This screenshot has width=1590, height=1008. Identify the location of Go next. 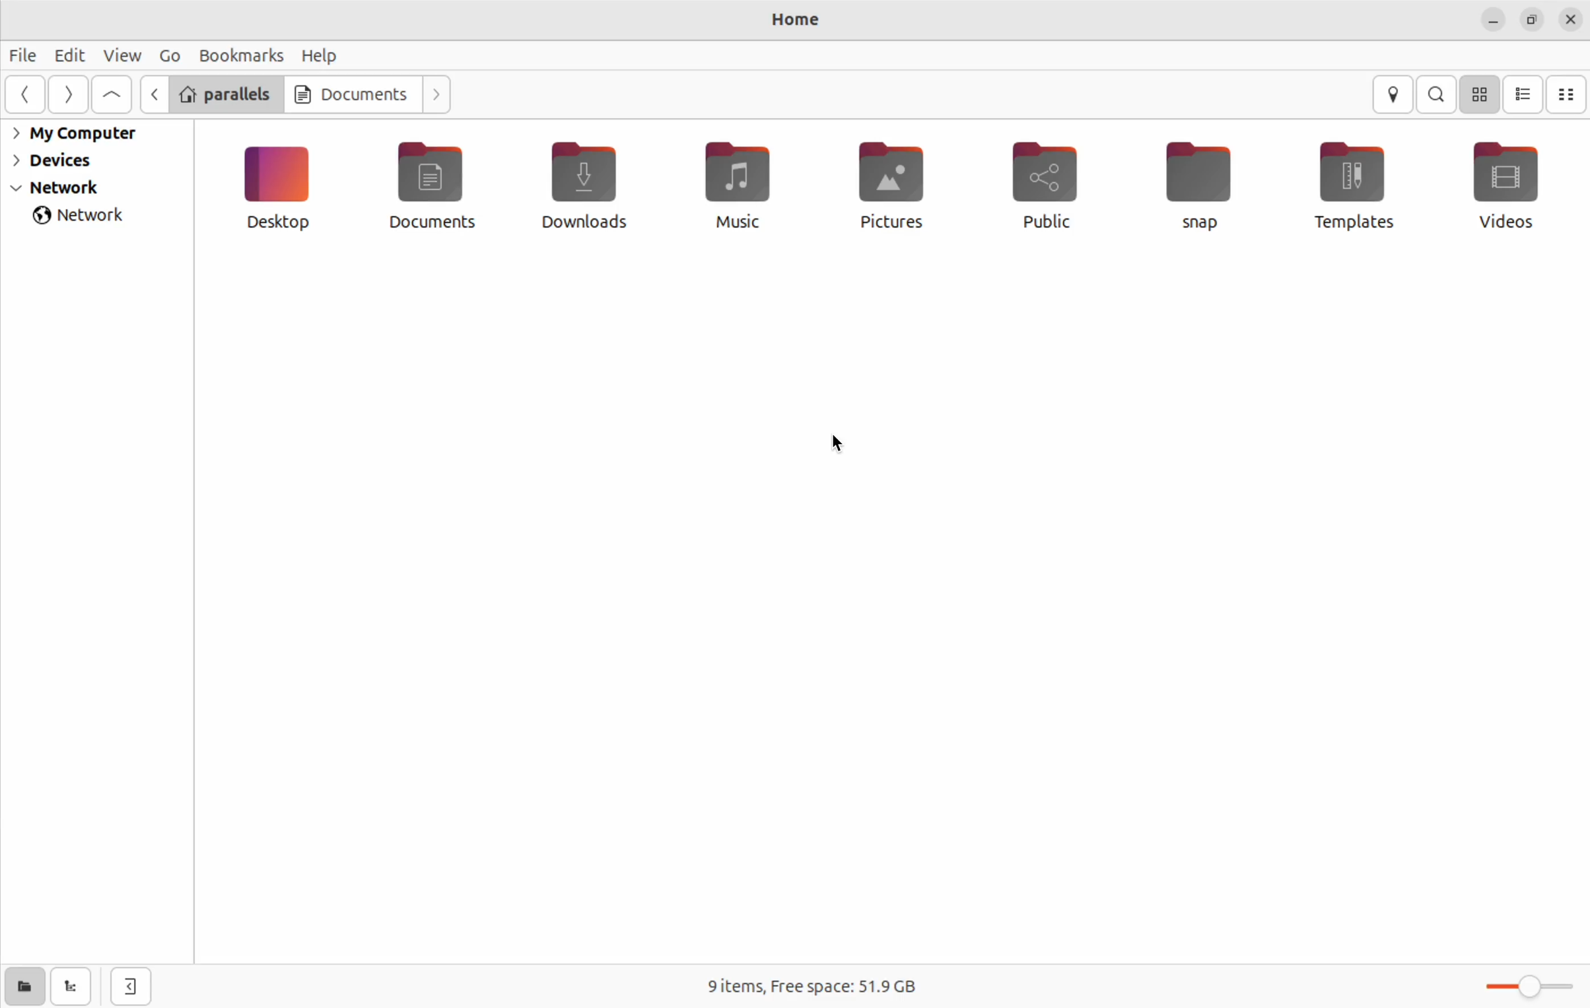
(438, 93).